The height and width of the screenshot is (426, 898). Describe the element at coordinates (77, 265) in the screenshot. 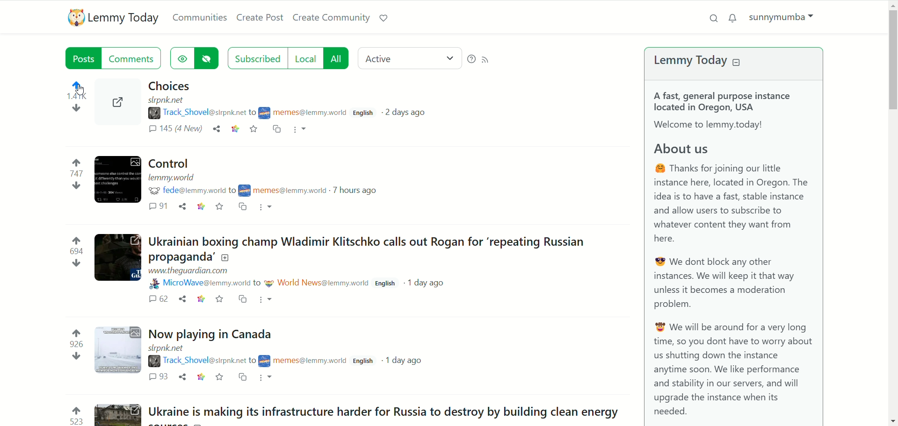

I see `down vote` at that location.